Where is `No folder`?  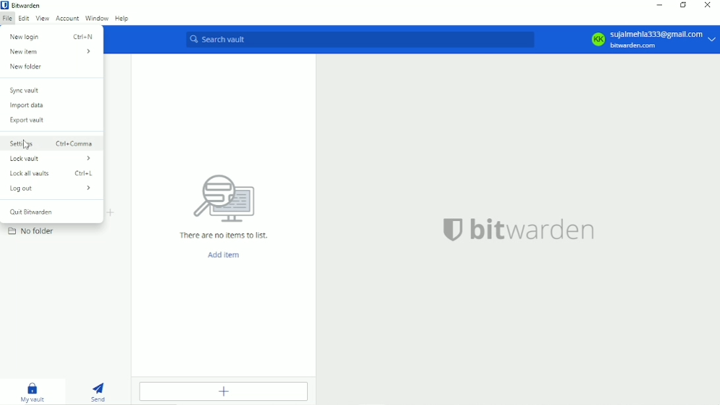
No folder is located at coordinates (32, 230).